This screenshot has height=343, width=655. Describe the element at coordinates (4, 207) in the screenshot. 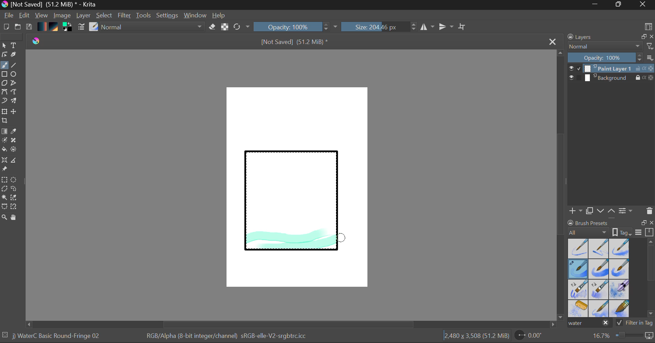

I see `Bezier Curve Selector` at that location.